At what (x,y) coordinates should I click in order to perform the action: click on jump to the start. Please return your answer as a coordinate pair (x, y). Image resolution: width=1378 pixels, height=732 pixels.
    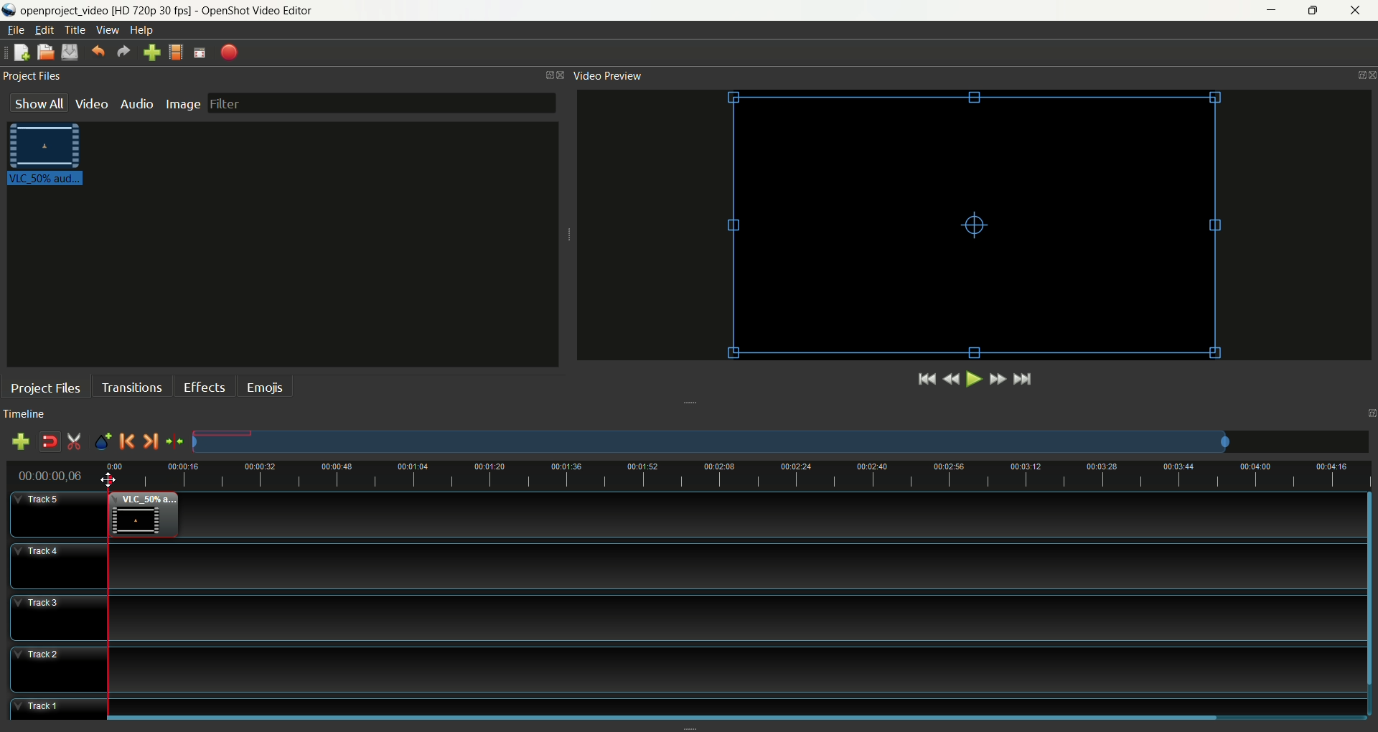
    Looking at the image, I should click on (927, 378).